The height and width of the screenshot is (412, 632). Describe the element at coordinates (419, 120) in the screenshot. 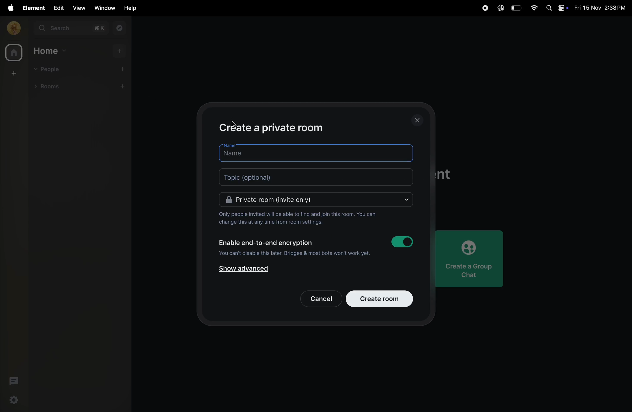

I see `close` at that location.